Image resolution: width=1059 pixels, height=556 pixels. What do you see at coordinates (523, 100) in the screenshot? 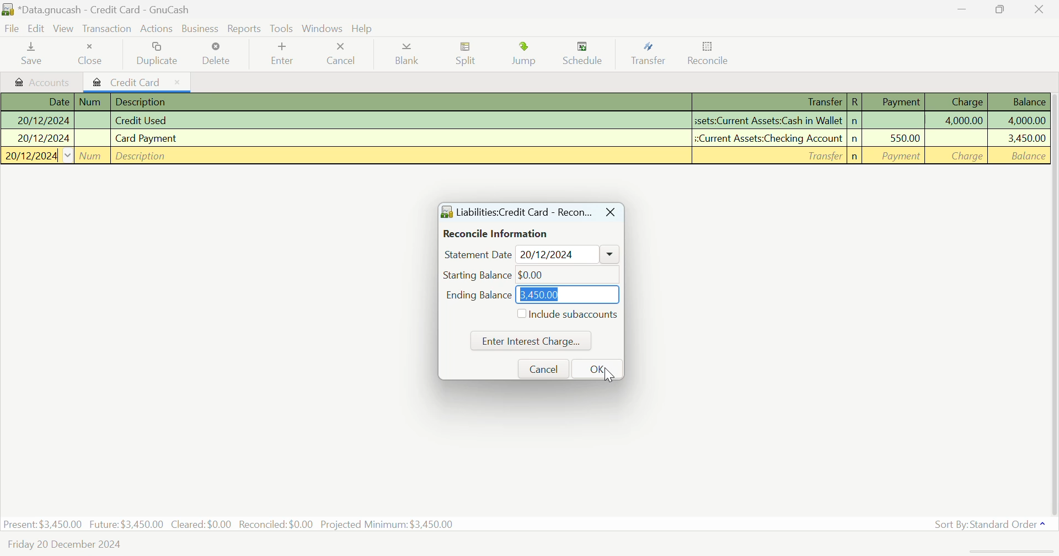
I see `Transaction Details Column Headings` at bounding box center [523, 100].